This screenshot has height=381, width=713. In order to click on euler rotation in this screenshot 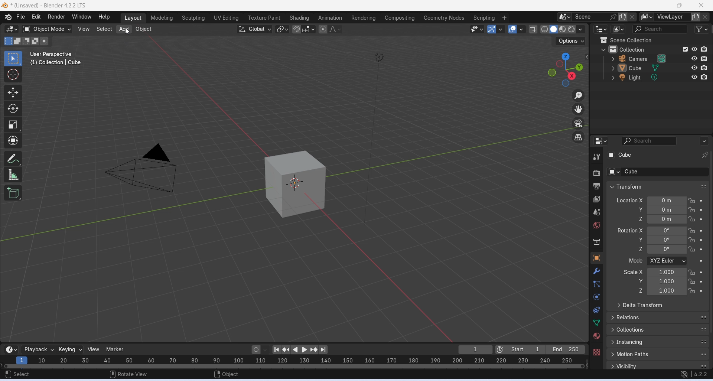, I will do `click(667, 240)`.